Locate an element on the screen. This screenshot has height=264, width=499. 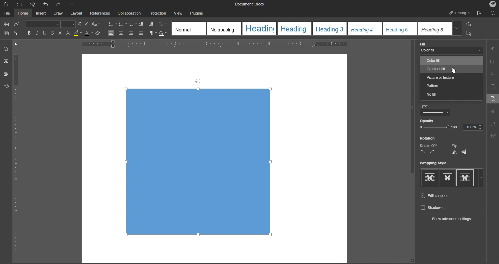
Bullet List is located at coordinates (112, 23).